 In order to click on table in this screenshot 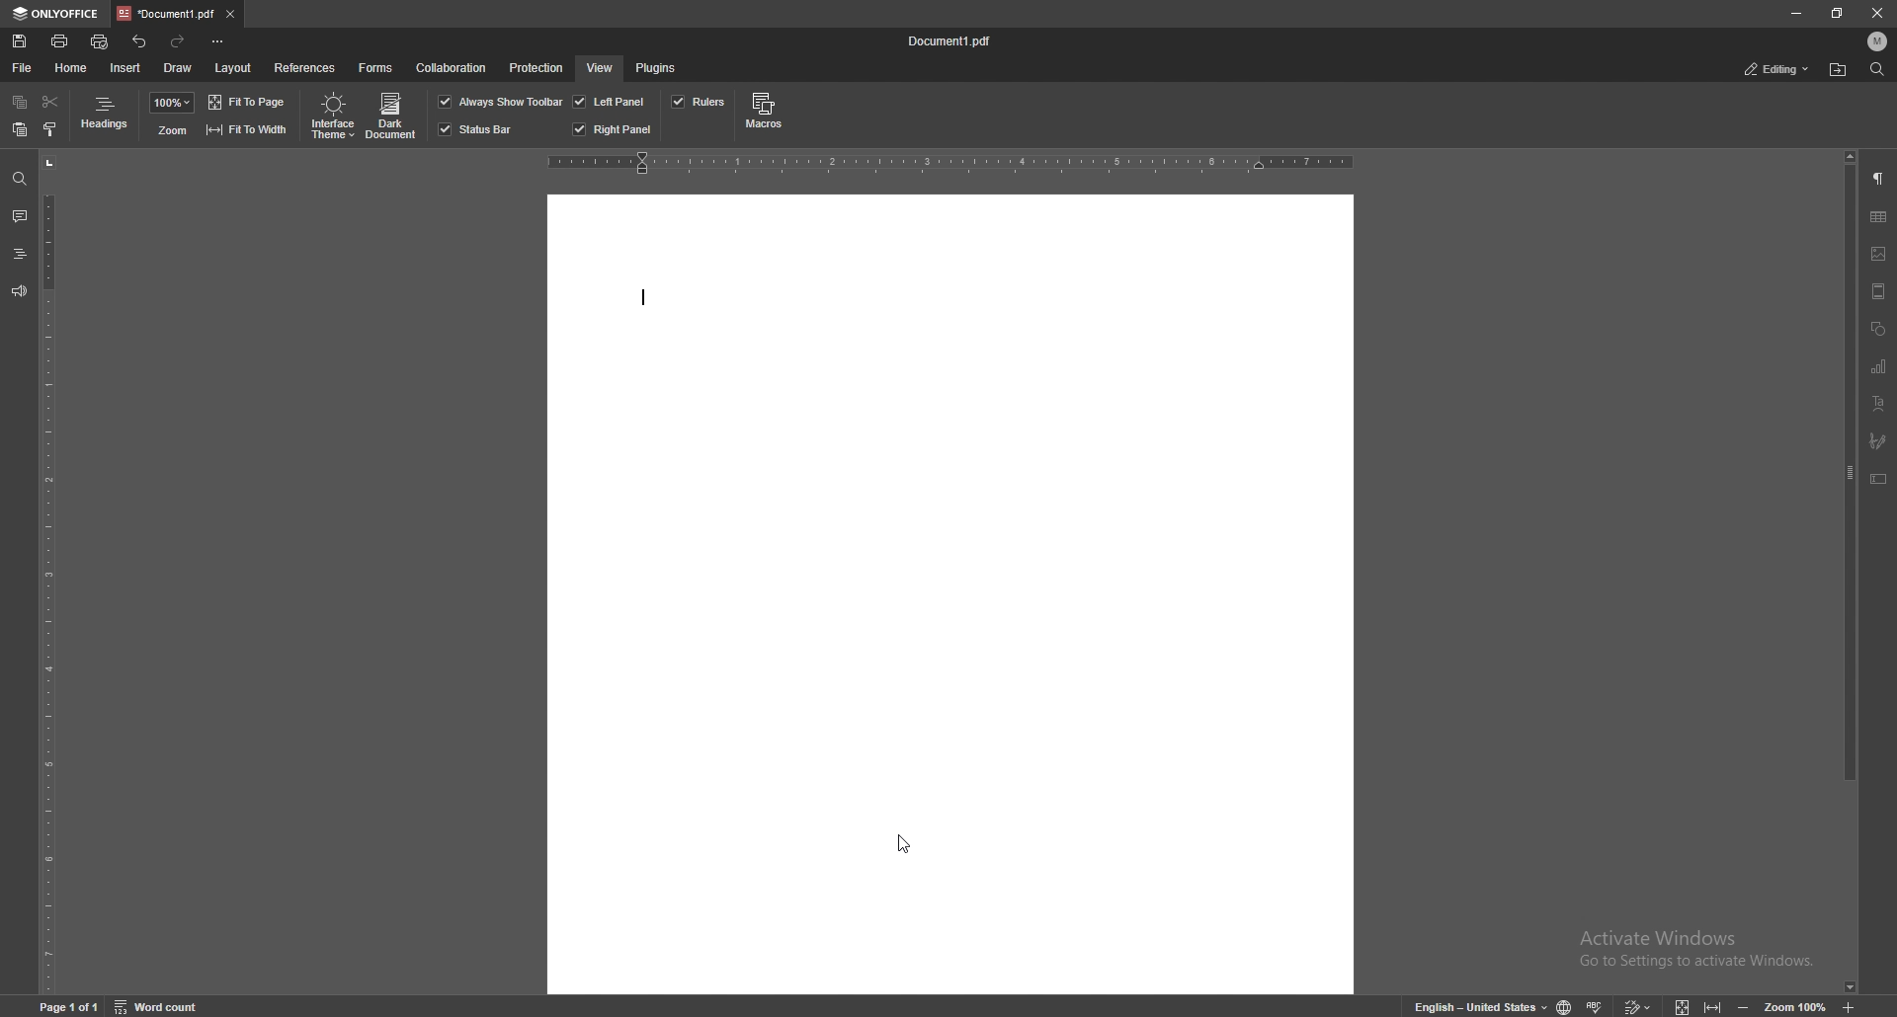, I will do `click(1878, 217)`.